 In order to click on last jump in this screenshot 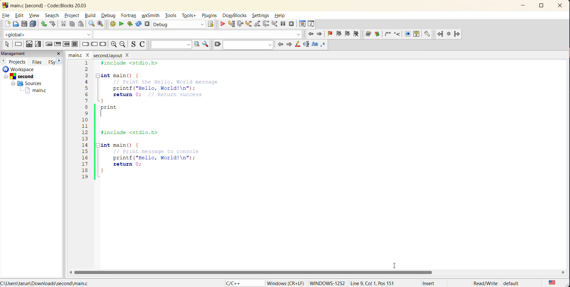, I will do `click(449, 34)`.